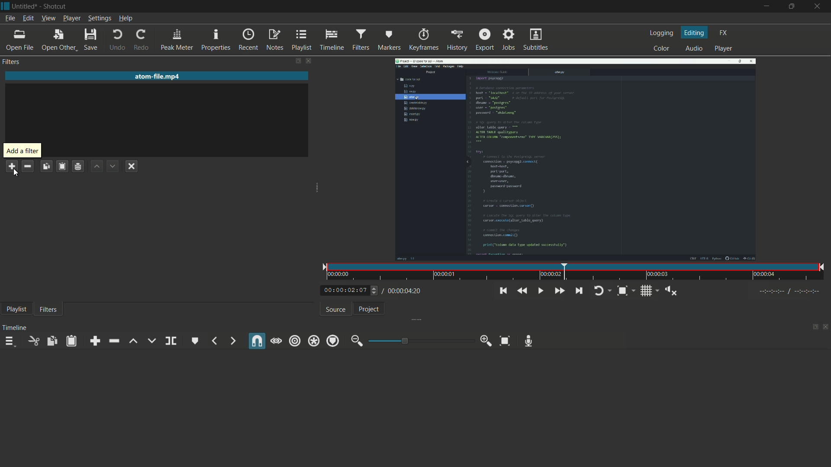 The height and width of the screenshot is (467, 831). I want to click on quickly play forward, so click(560, 291).